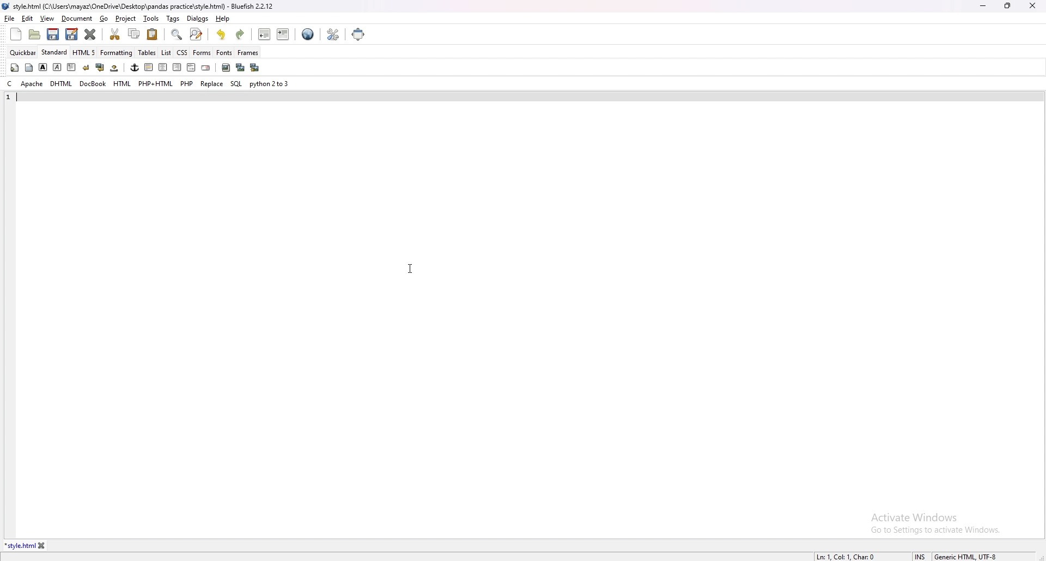 The image size is (1046, 561). Describe the element at coordinates (32, 84) in the screenshot. I see `apache` at that location.